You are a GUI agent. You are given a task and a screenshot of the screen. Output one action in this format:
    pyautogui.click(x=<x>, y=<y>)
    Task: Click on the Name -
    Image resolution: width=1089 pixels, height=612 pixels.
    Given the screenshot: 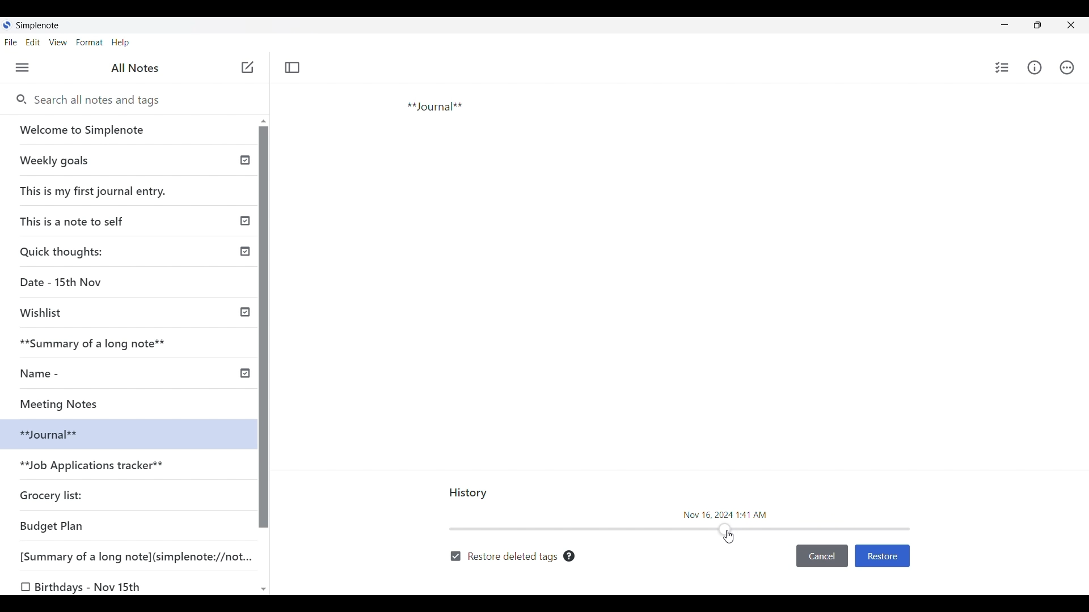 What is the action you would take?
    pyautogui.click(x=43, y=373)
    